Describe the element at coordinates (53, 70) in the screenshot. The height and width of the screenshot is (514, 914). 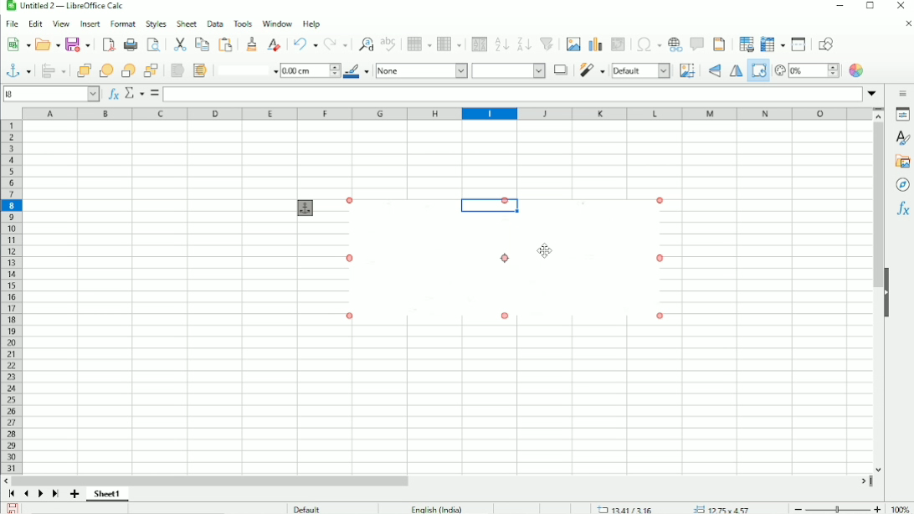
I see `Align objects` at that location.